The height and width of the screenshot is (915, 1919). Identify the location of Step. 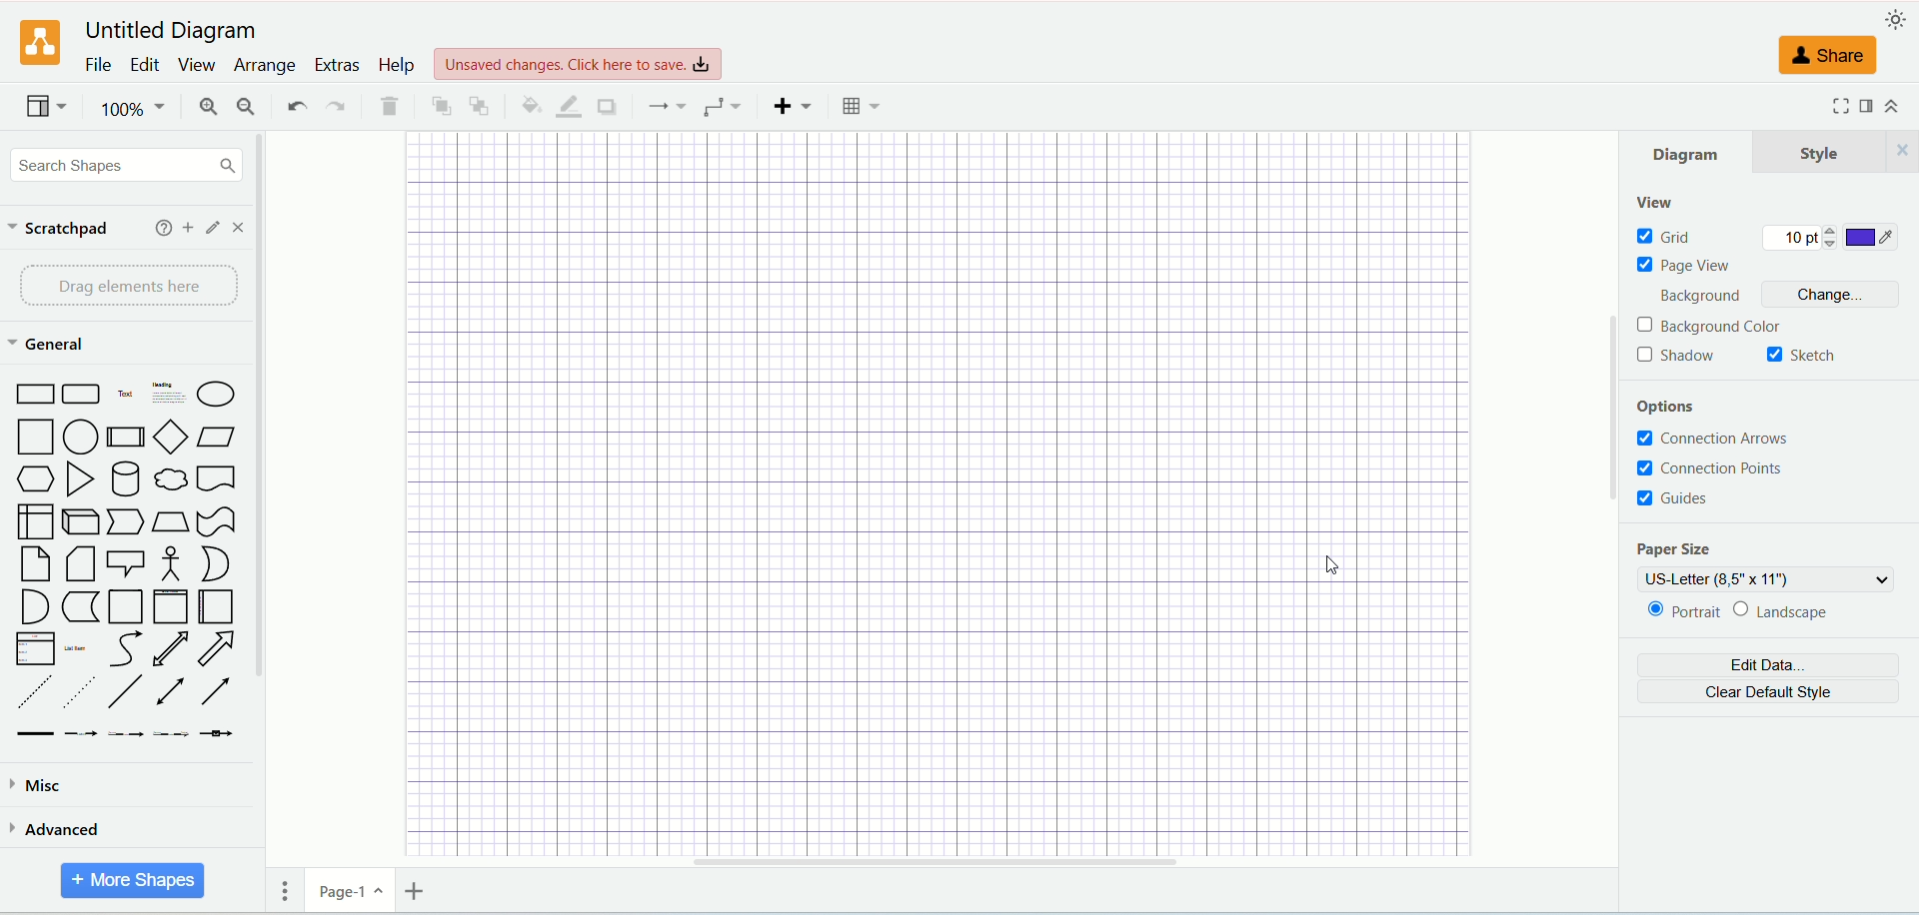
(126, 522).